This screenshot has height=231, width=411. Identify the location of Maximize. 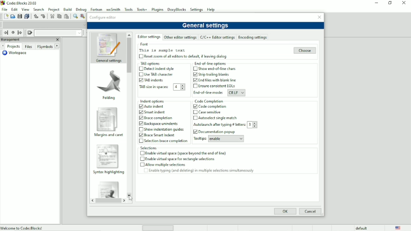
(390, 3).